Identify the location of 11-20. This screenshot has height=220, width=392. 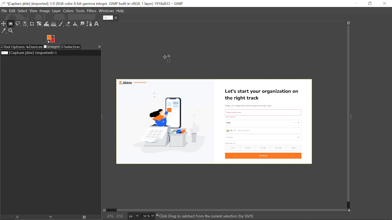
(247, 148).